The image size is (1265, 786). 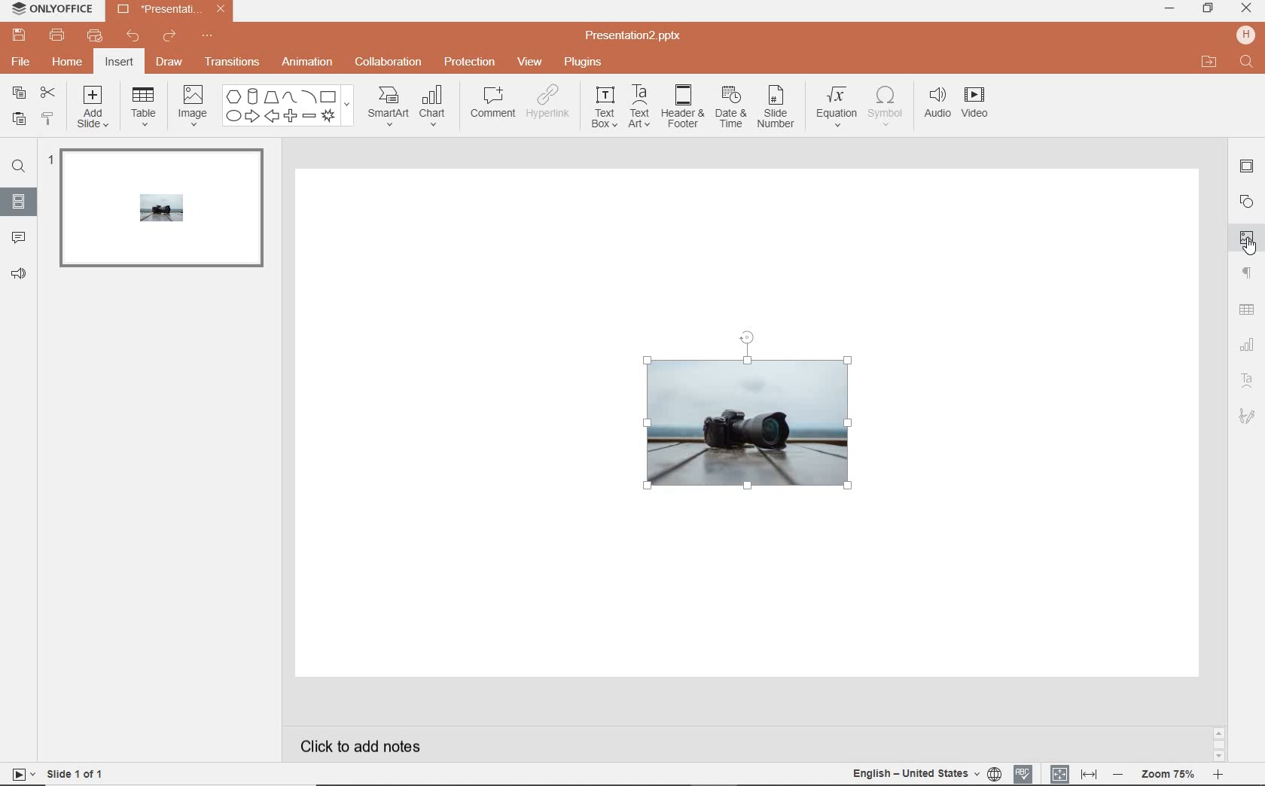 I want to click on transition, so click(x=232, y=62).